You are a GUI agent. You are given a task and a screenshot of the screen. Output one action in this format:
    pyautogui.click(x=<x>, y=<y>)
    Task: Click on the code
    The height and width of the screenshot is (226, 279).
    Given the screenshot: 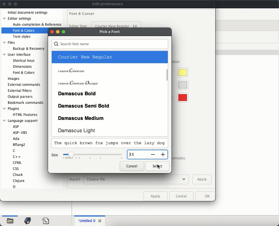 What is the action you would take?
    pyautogui.click(x=46, y=220)
    